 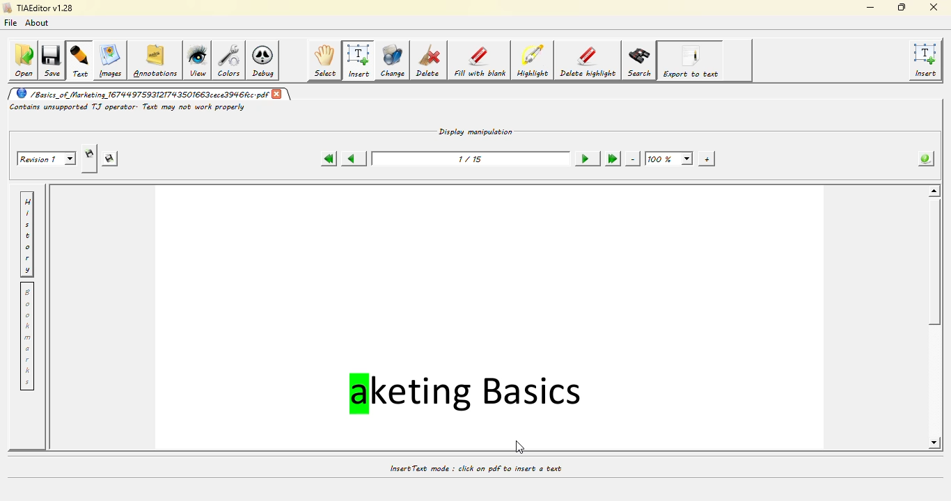 What do you see at coordinates (932, 443) in the screenshot?
I see `scroll down` at bounding box center [932, 443].